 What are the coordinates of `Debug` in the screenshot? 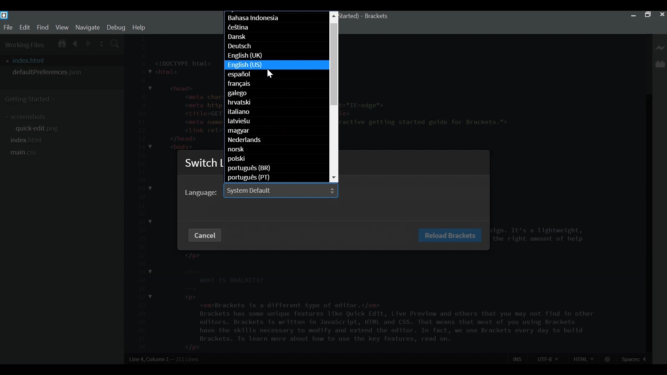 It's located at (116, 27).